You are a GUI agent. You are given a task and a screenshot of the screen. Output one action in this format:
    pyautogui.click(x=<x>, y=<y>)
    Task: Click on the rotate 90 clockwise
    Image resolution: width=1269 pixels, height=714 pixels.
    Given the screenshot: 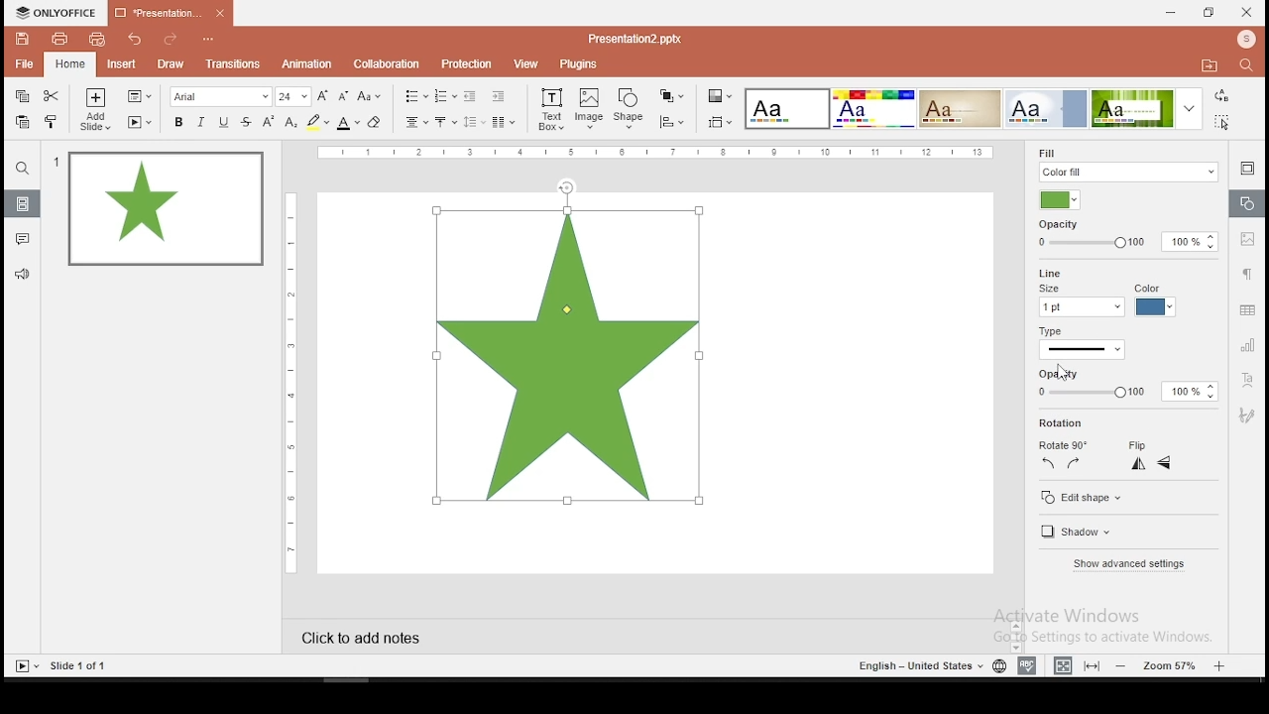 What is the action you would take?
    pyautogui.click(x=1074, y=463)
    